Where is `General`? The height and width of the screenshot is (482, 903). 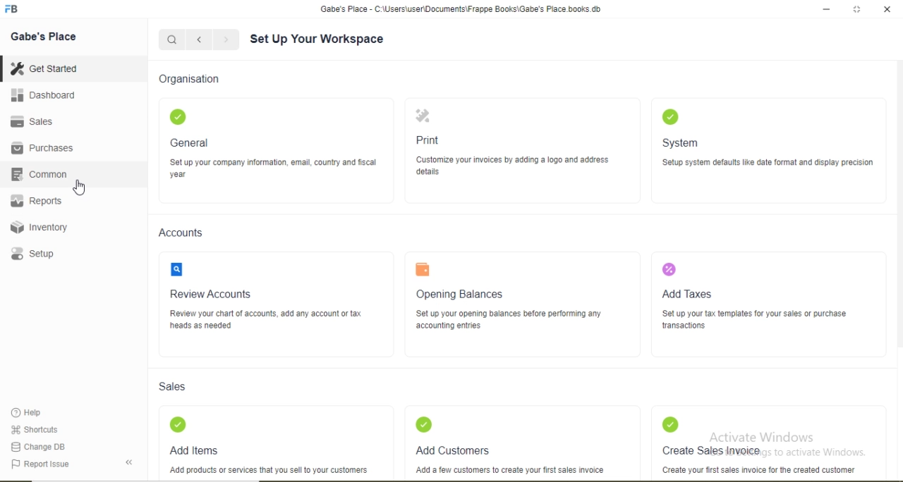 General is located at coordinates (190, 142).